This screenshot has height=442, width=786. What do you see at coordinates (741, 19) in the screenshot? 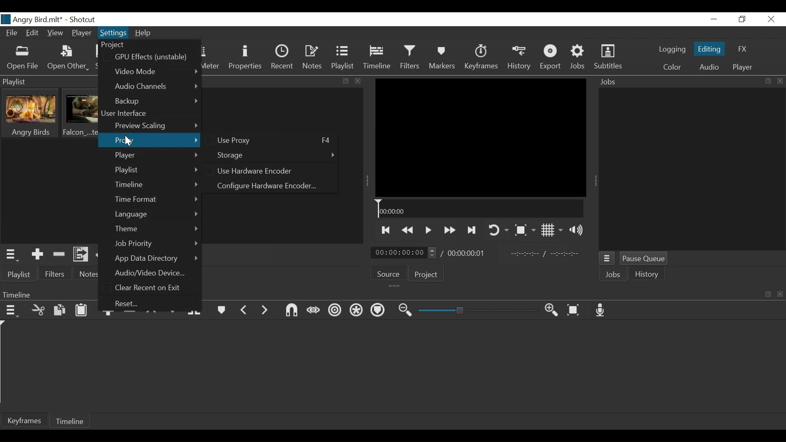
I see `Restore` at bounding box center [741, 19].